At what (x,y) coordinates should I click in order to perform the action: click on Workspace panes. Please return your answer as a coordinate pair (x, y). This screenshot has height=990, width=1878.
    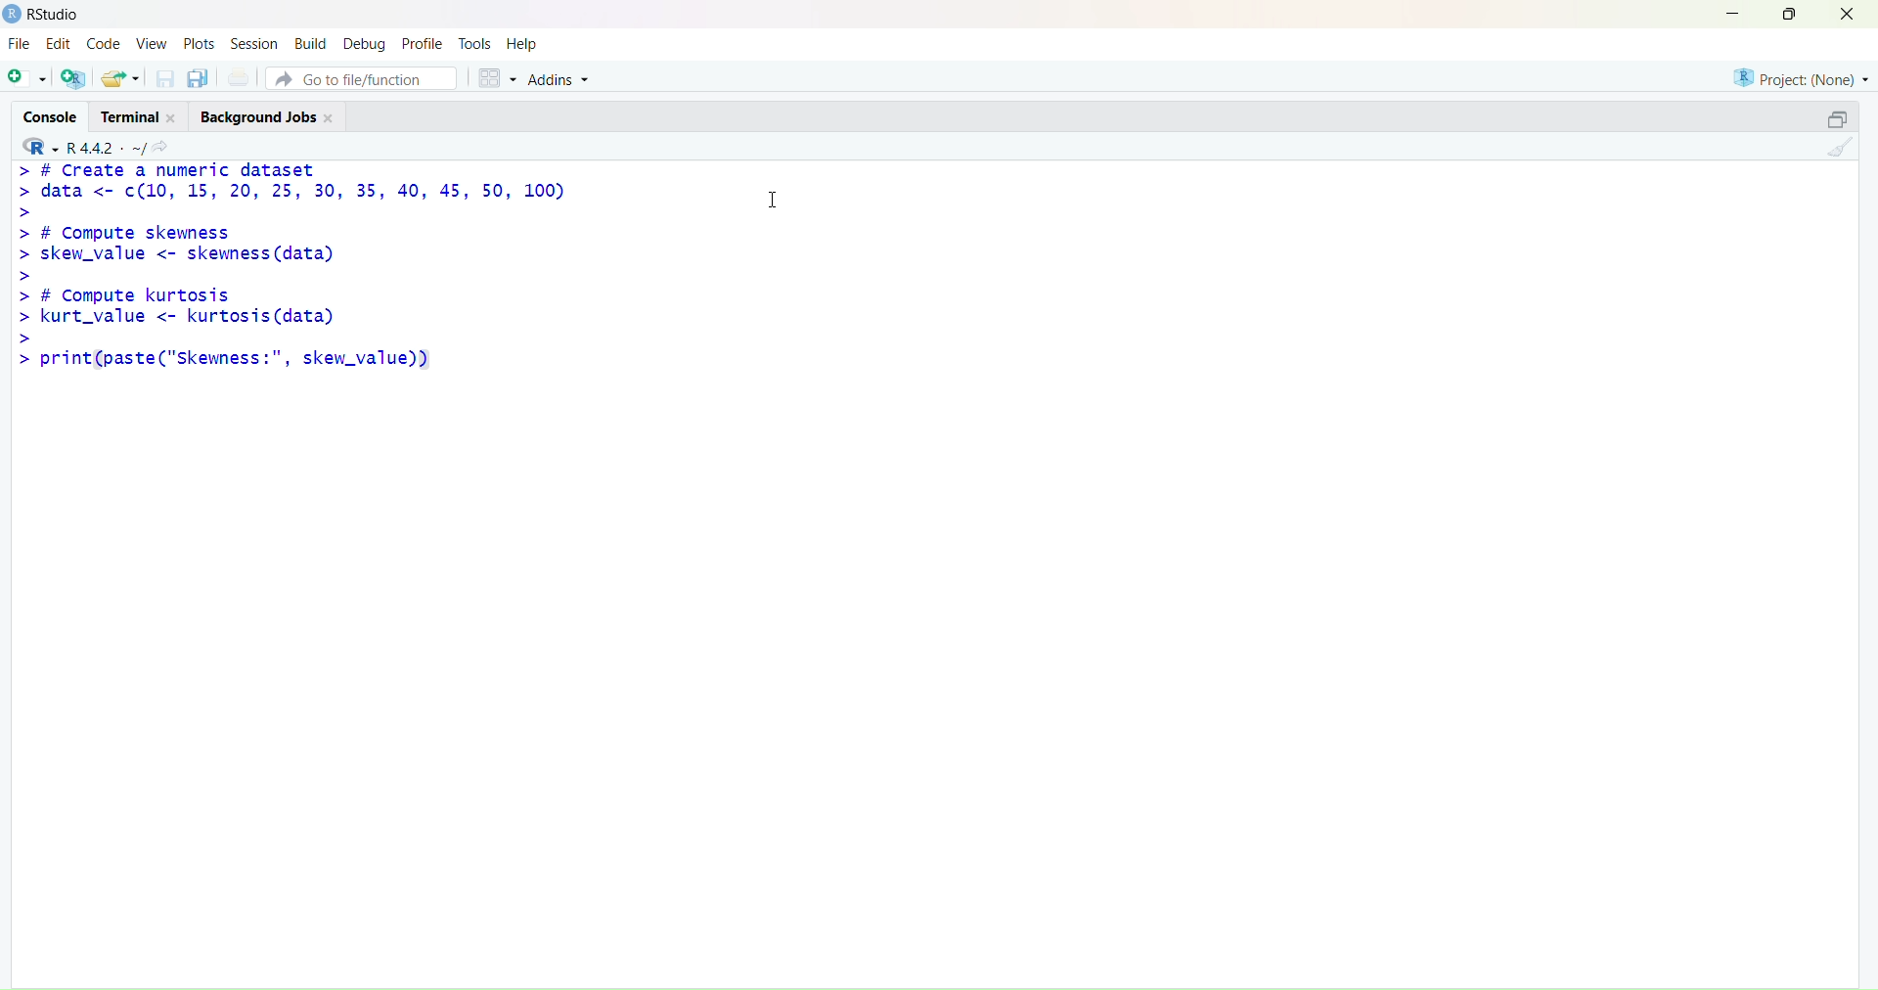
    Looking at the image, I should click on (494, 76).